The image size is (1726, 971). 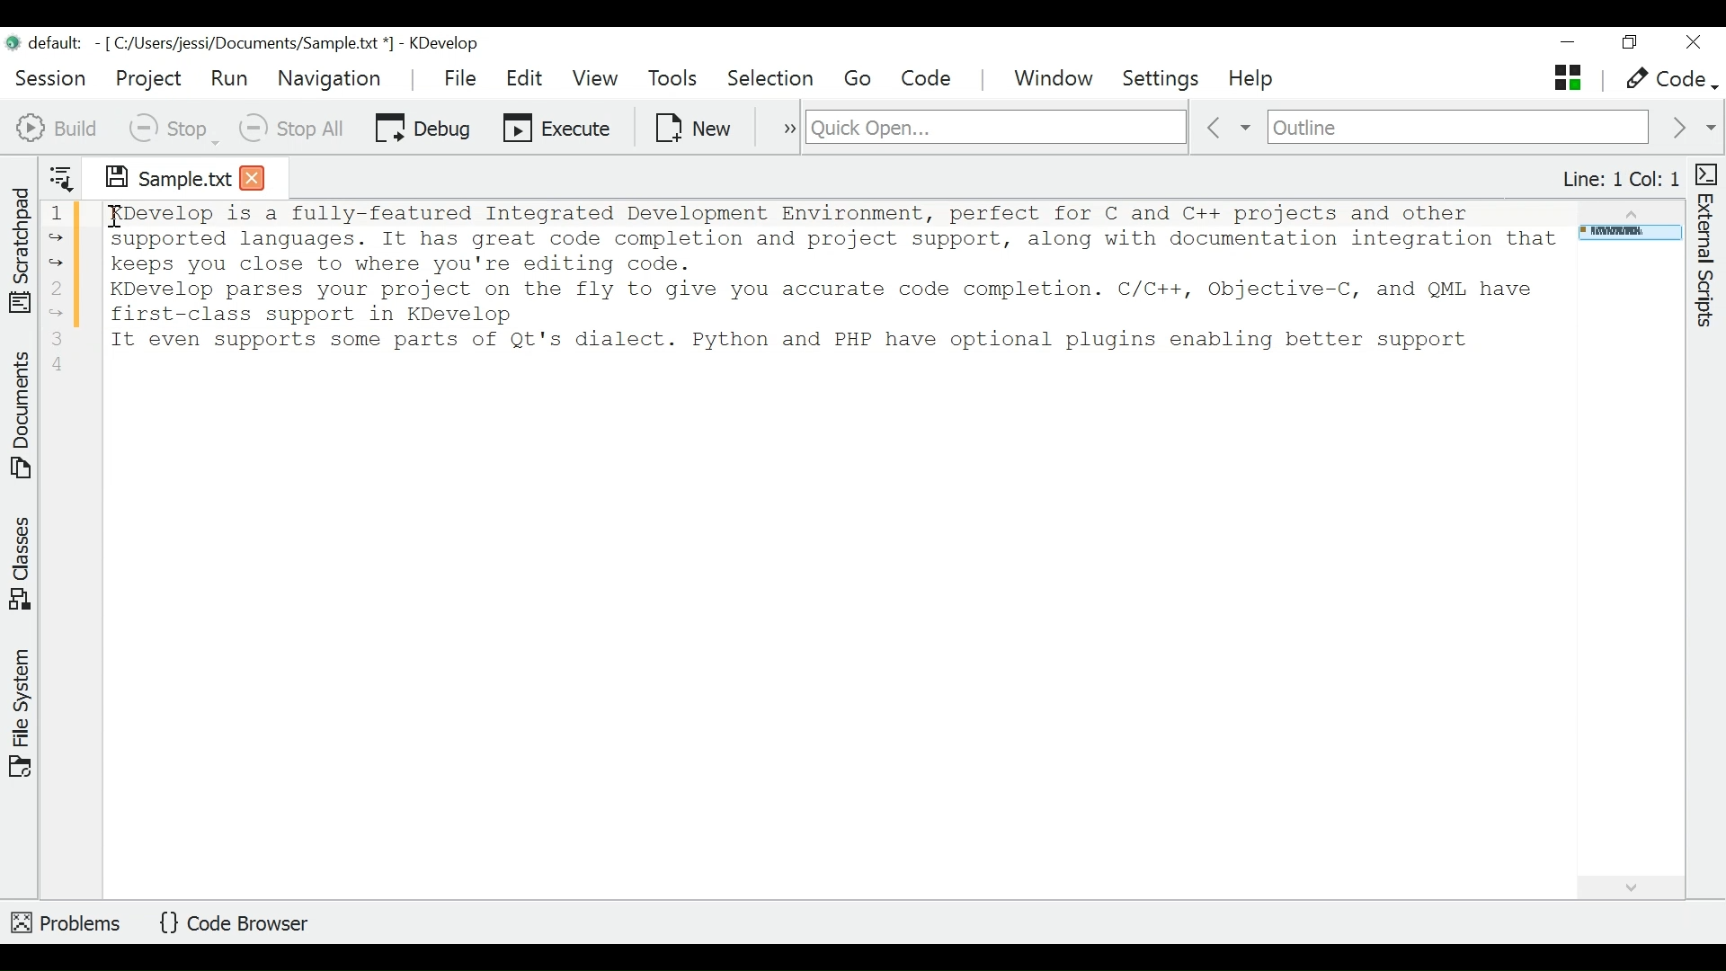 What do you see at coordinates (23, 418) in the screenshot?
I see `Documents` at bounding box center [23, 418].